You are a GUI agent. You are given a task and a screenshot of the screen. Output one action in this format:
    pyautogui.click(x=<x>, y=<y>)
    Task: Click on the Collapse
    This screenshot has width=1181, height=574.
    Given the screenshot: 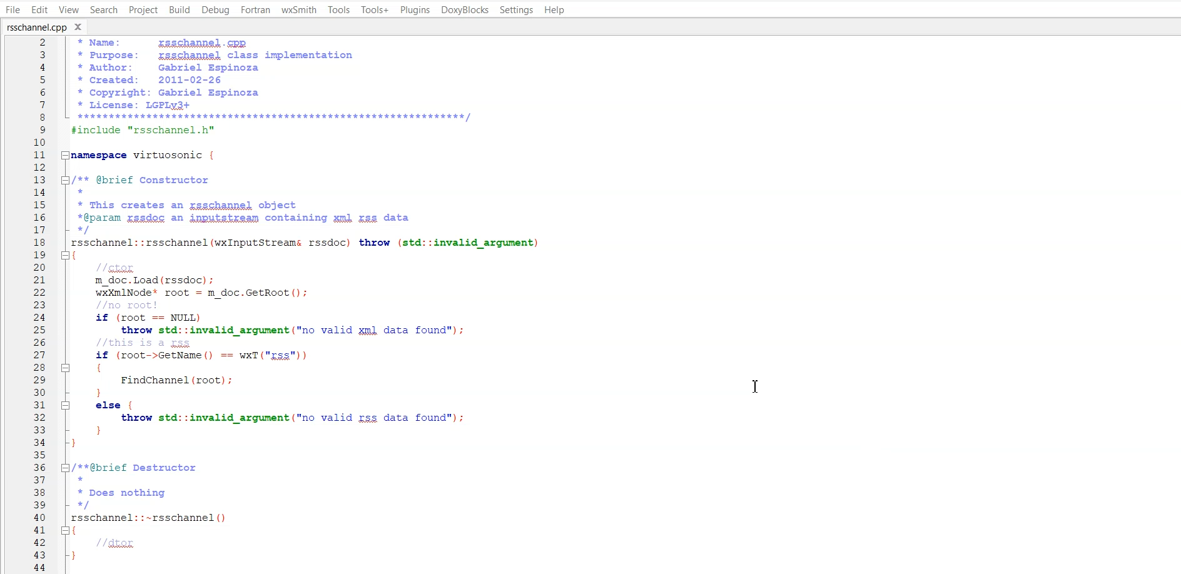 What is the action you would take?
    pyautogui.click(x=66, y=530)
    